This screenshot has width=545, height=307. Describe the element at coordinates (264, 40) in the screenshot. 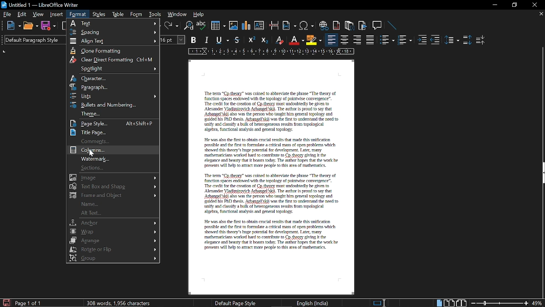

I see `Subscript` at that location.